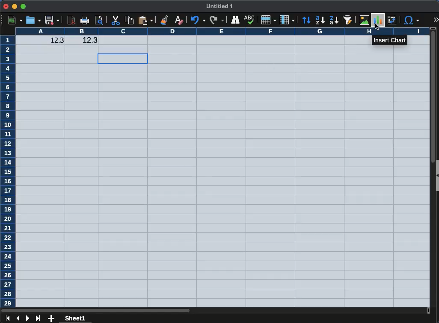 Image resolution: width=439 pixels, height=323 pixels. What do you see at coordinates (306, 20) in the screenshot?
I see `sort` at bounding box center [306, 20].